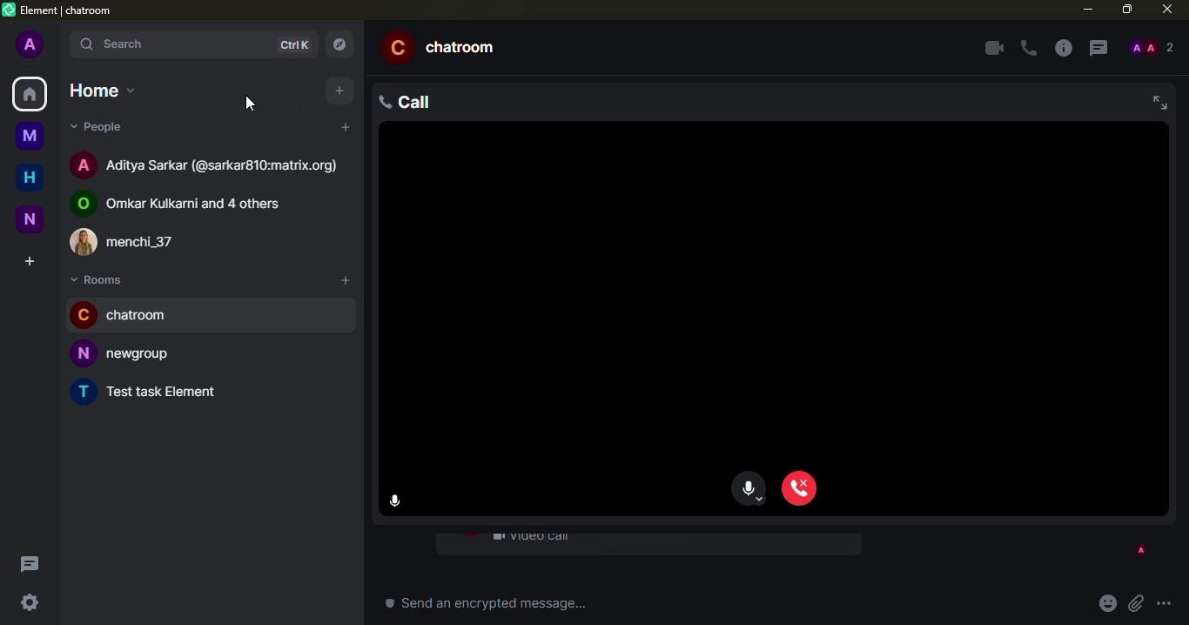  What do you see at coordinates (102, 91) in the screenshot?
I see `home` at bounding box center [102, 91].